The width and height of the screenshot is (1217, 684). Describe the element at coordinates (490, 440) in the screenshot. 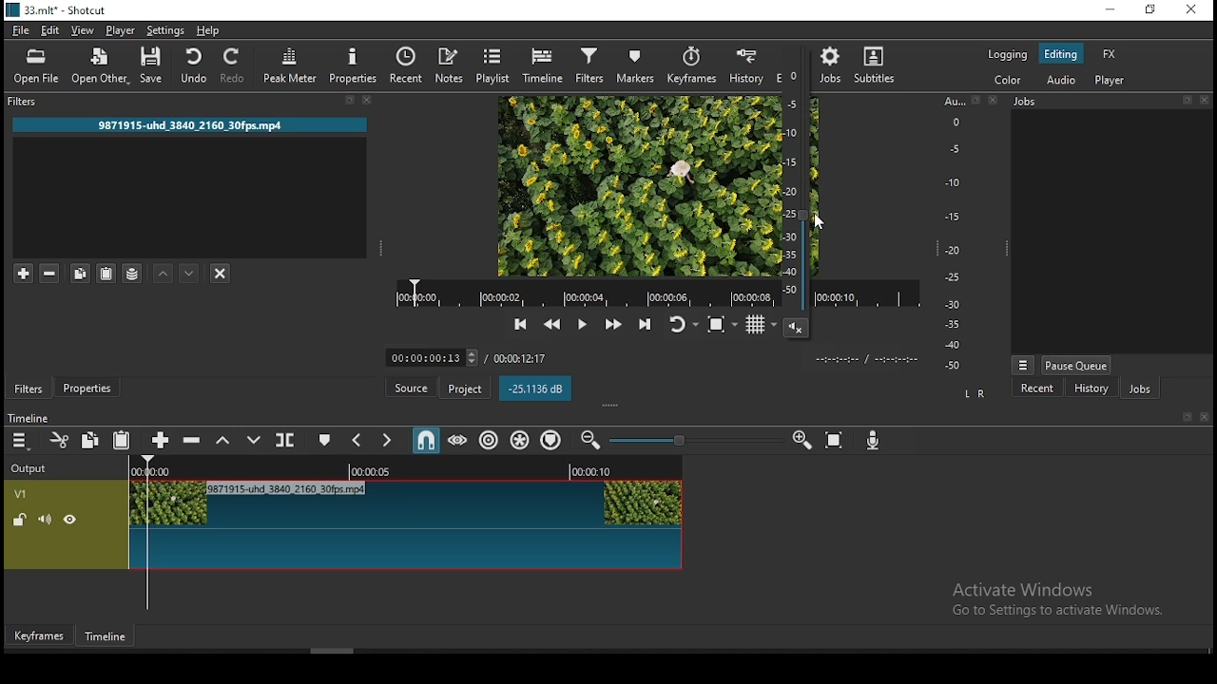

I see `ripple` at that location.